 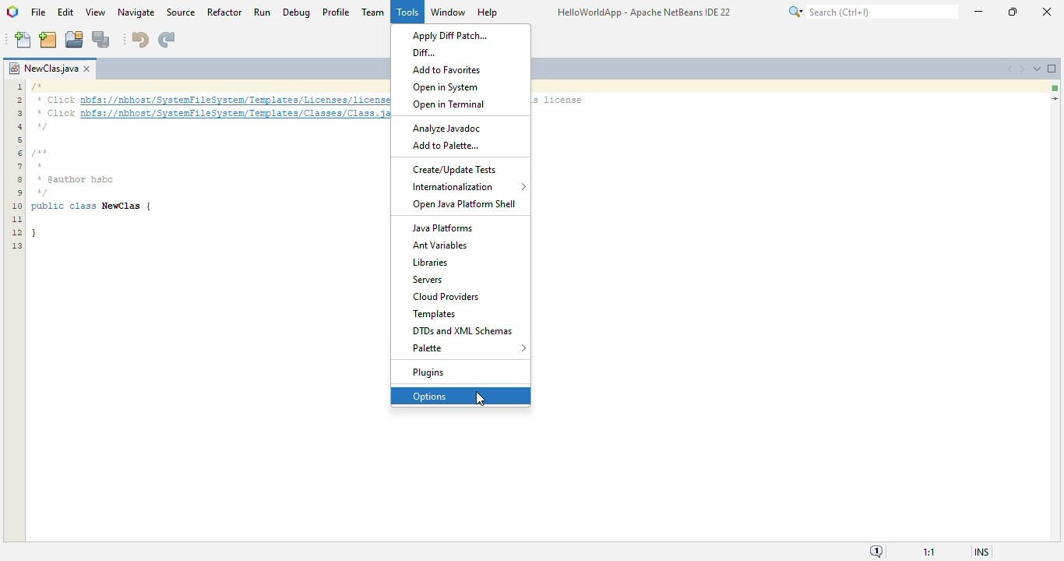 I want to click on notifications, so click(x=876, y=552).